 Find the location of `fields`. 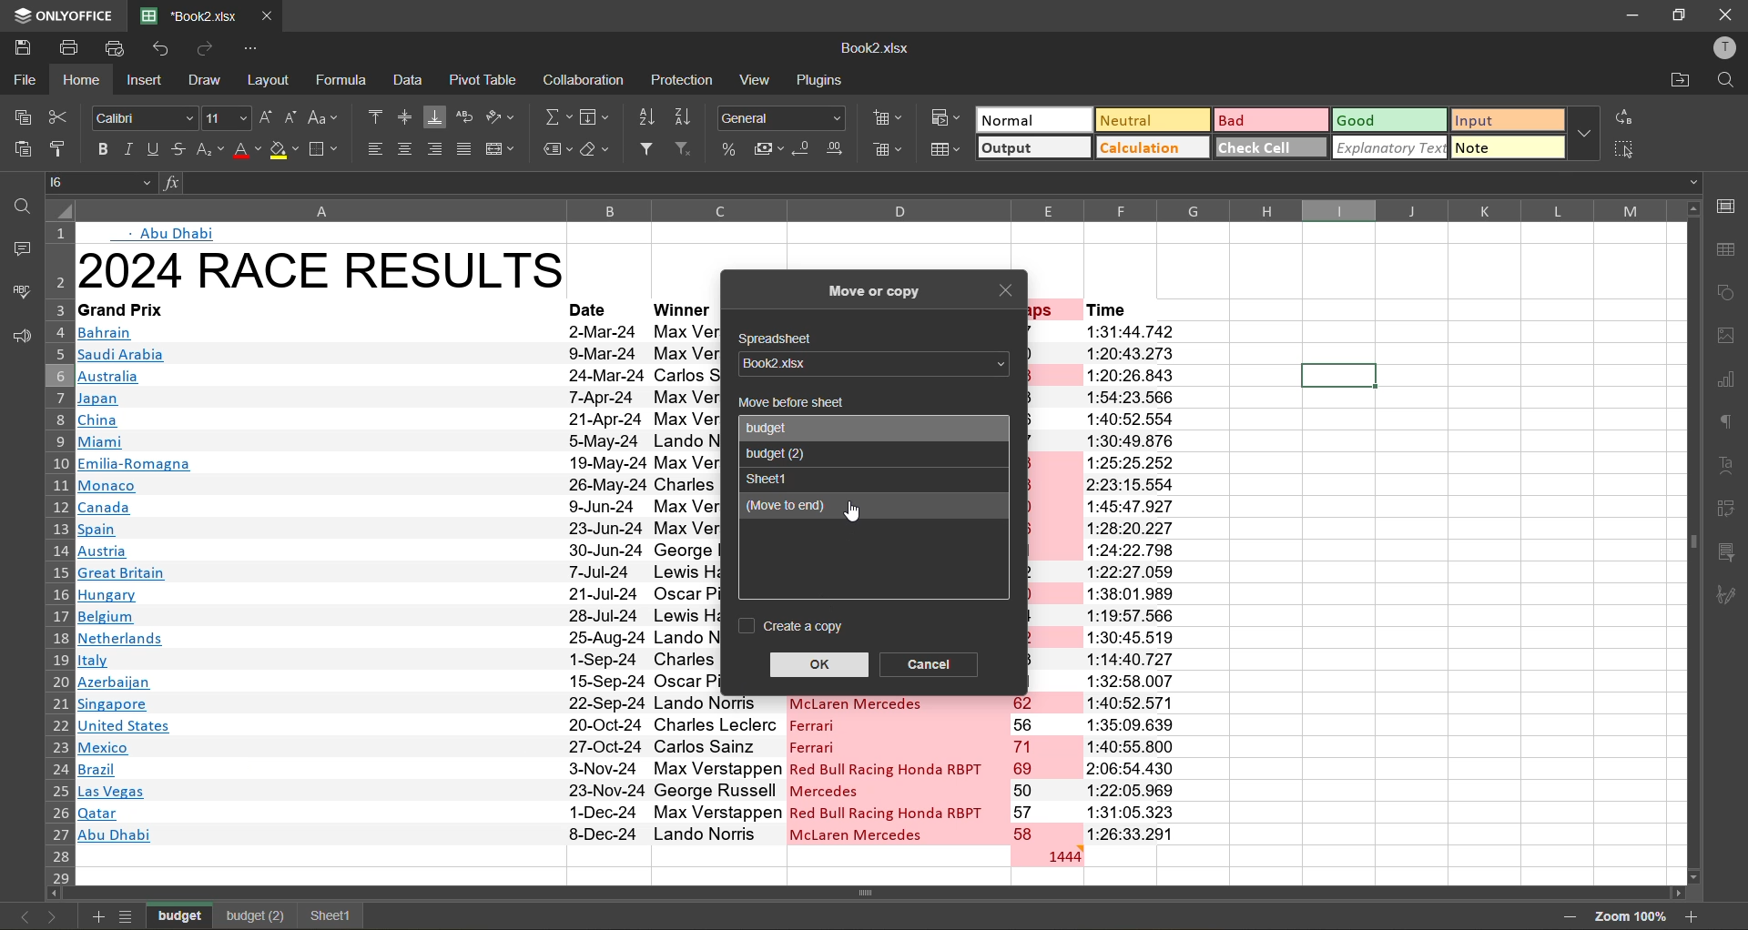

fields is located at coordinates (595, 118).